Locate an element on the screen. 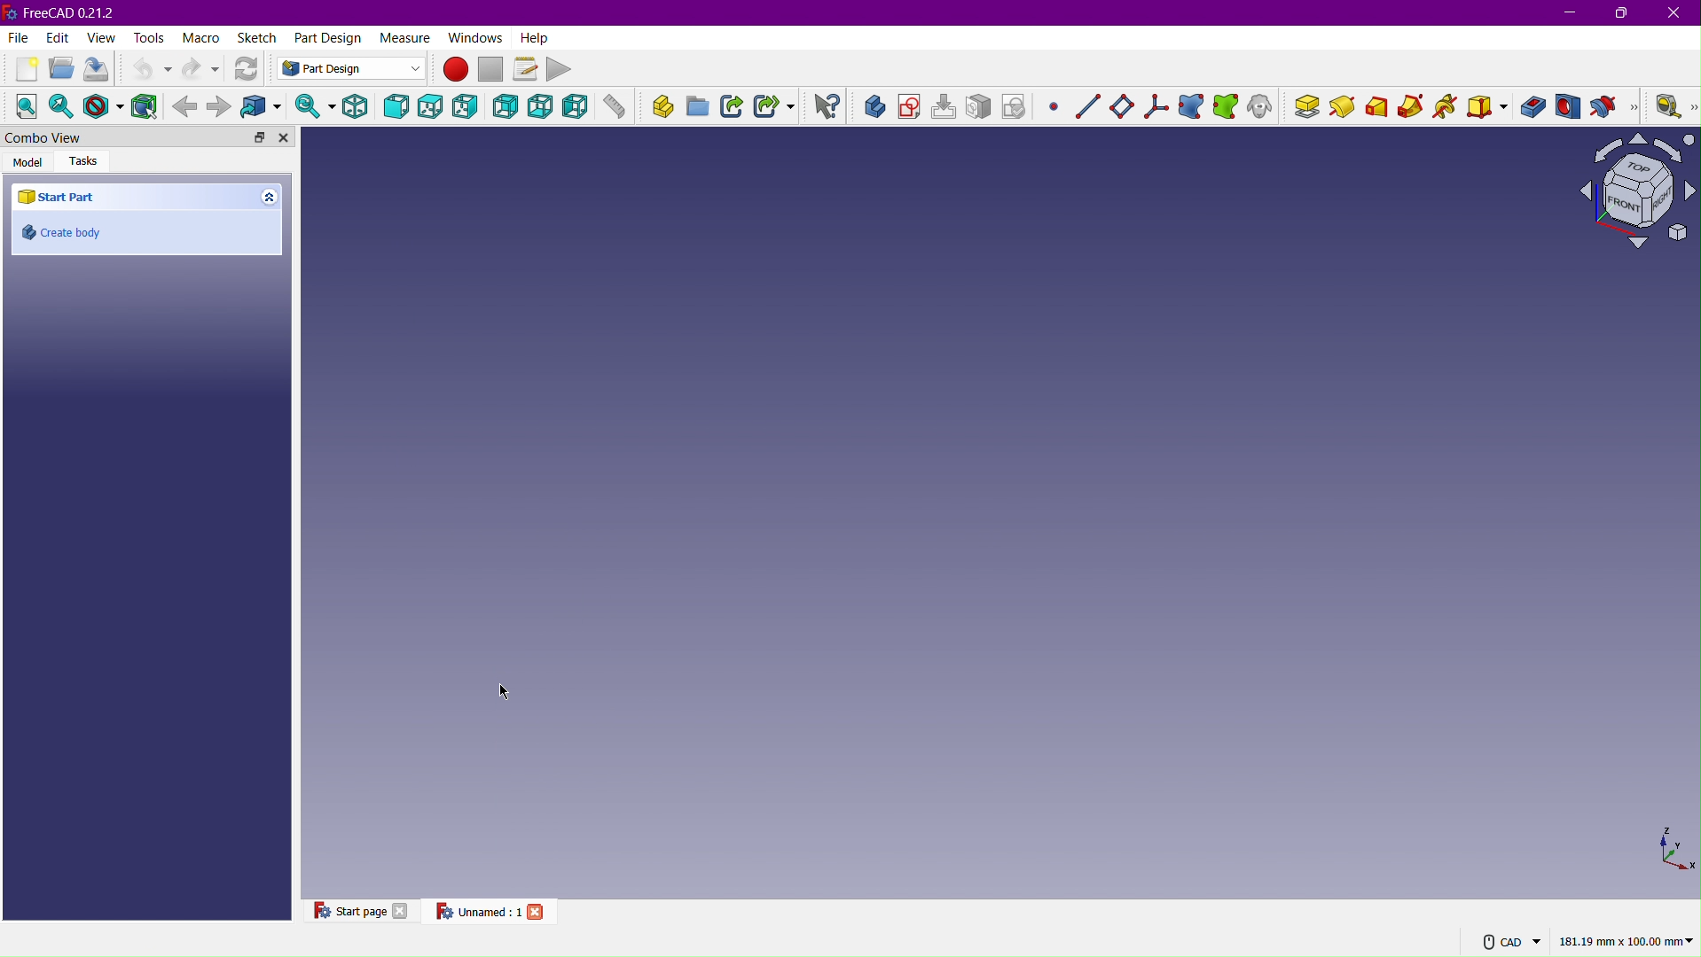  Pad  is located at coordinates (1308, 108).